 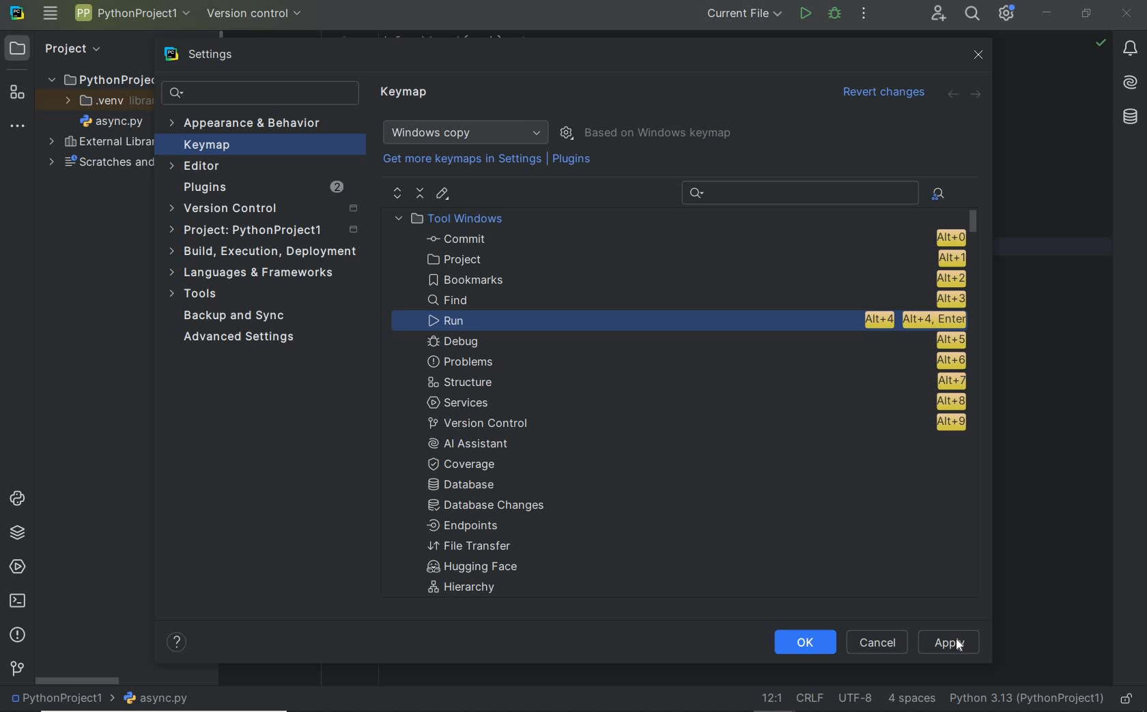 What do you see at coordinates (466, 486) in the screenshot?
I see `Database` at bounding box center [466, 486].